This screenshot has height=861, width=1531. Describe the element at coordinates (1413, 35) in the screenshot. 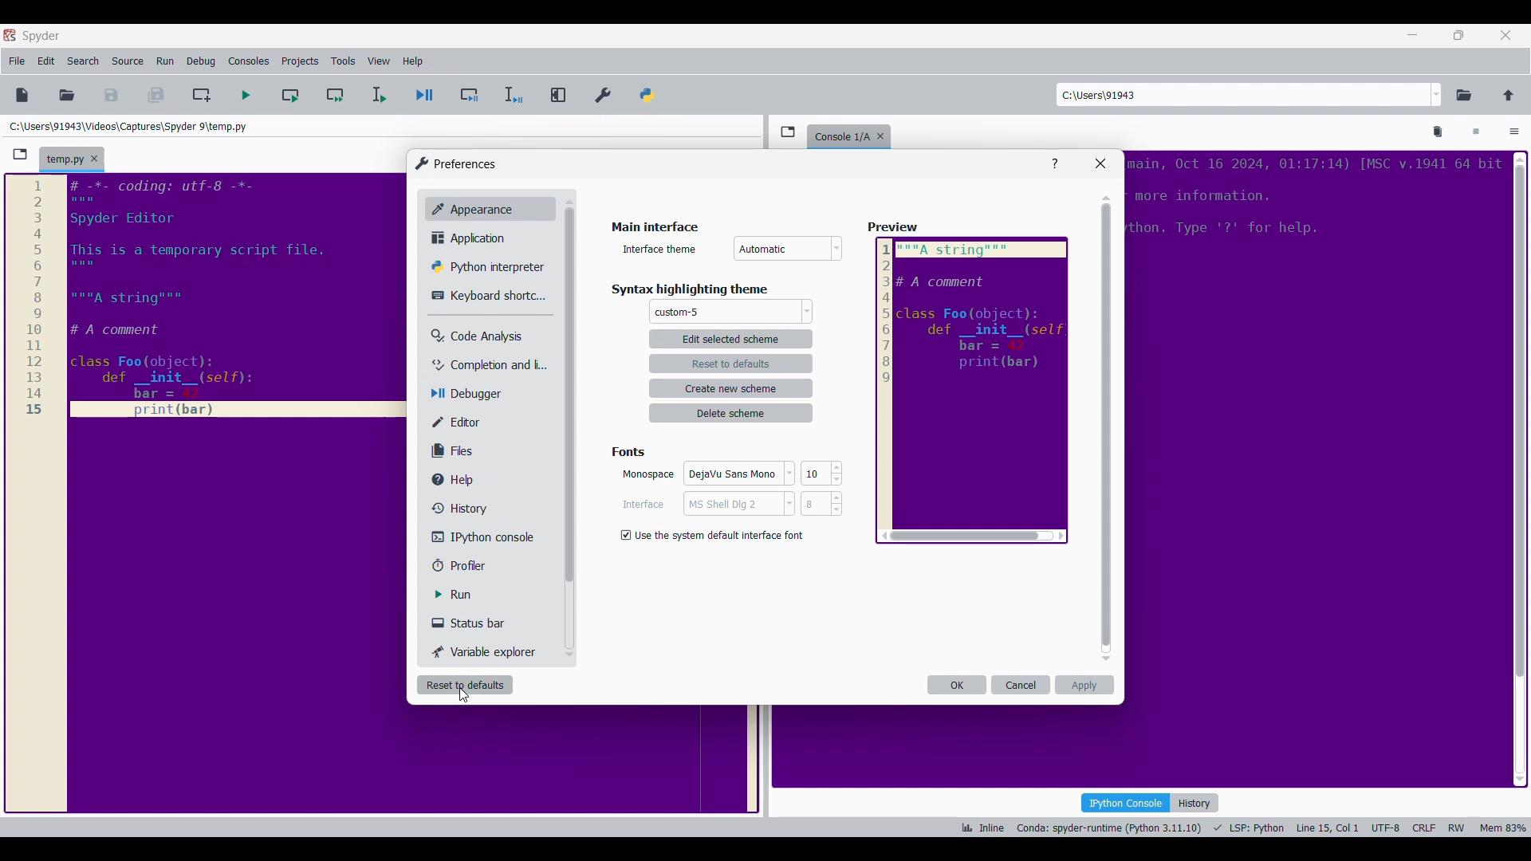

I see `Minimize` at that location.